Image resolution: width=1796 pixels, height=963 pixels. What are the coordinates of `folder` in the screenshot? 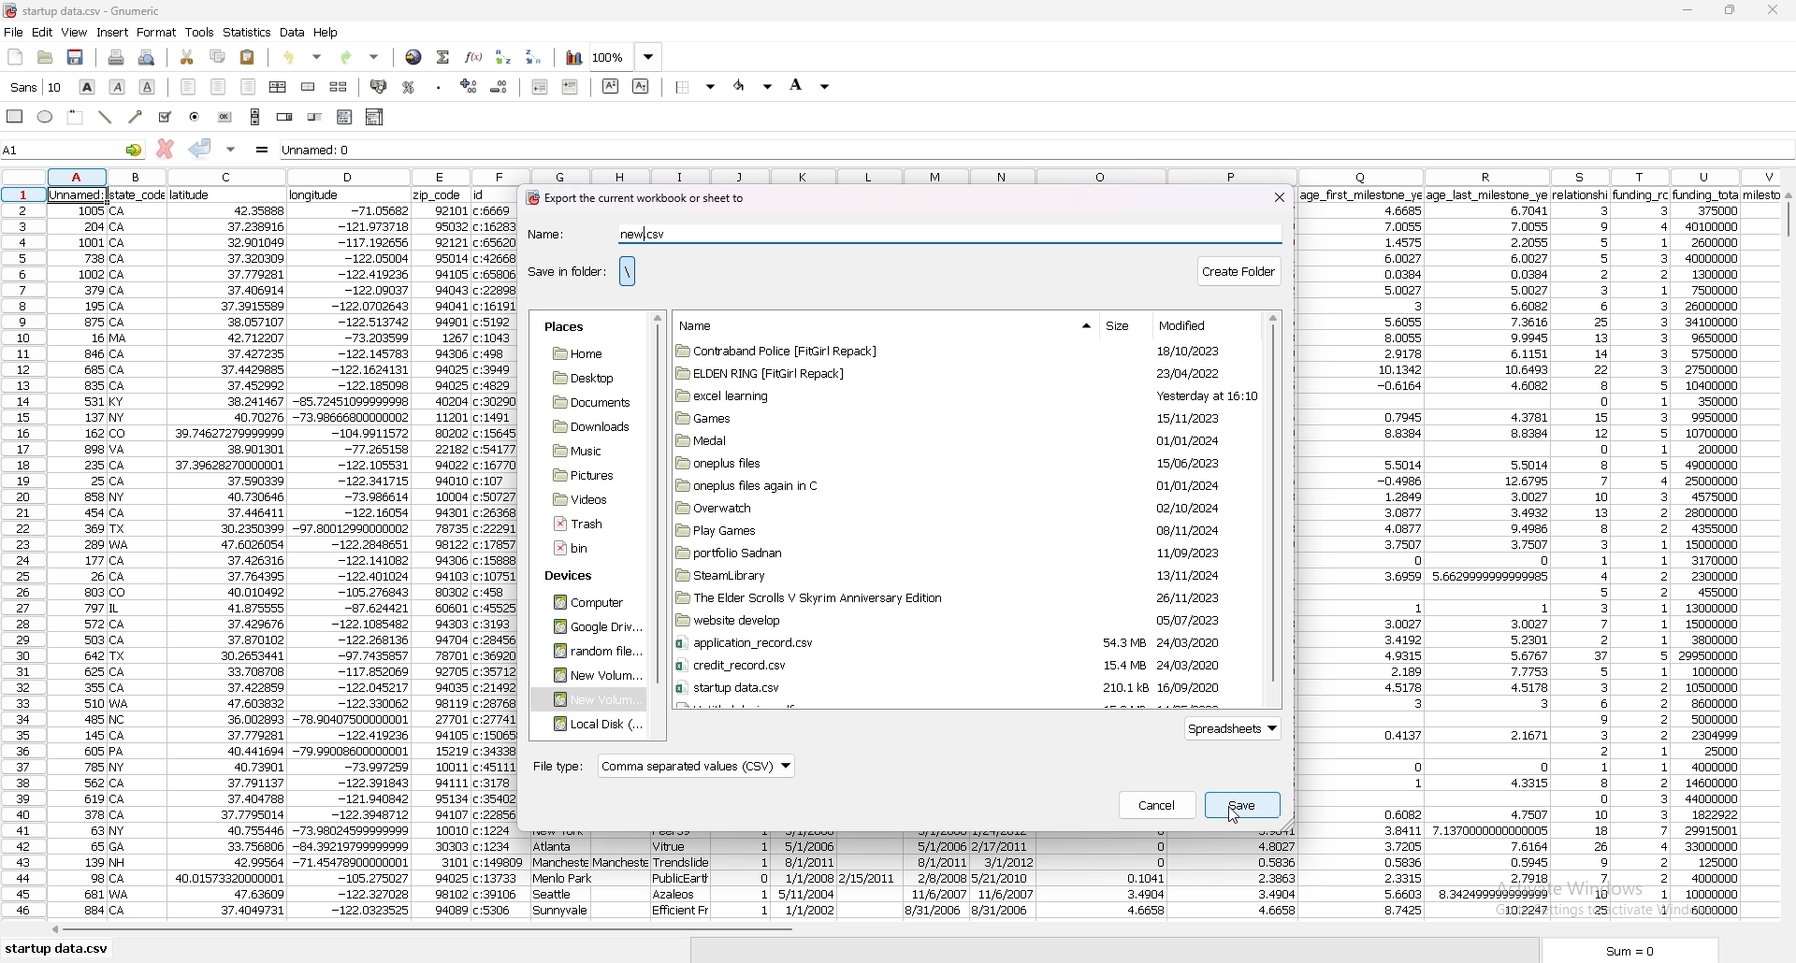 It's located at (964, 395).